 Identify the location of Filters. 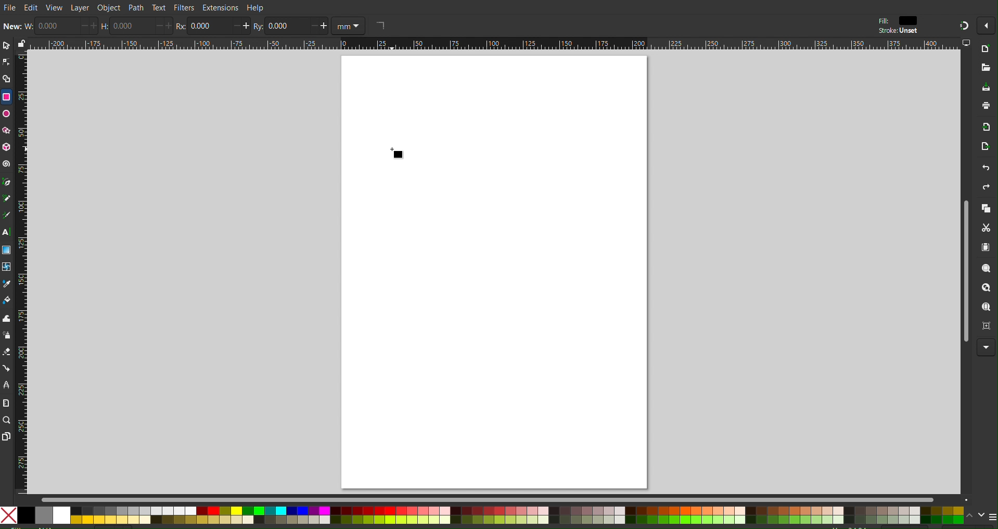
(184, 8).